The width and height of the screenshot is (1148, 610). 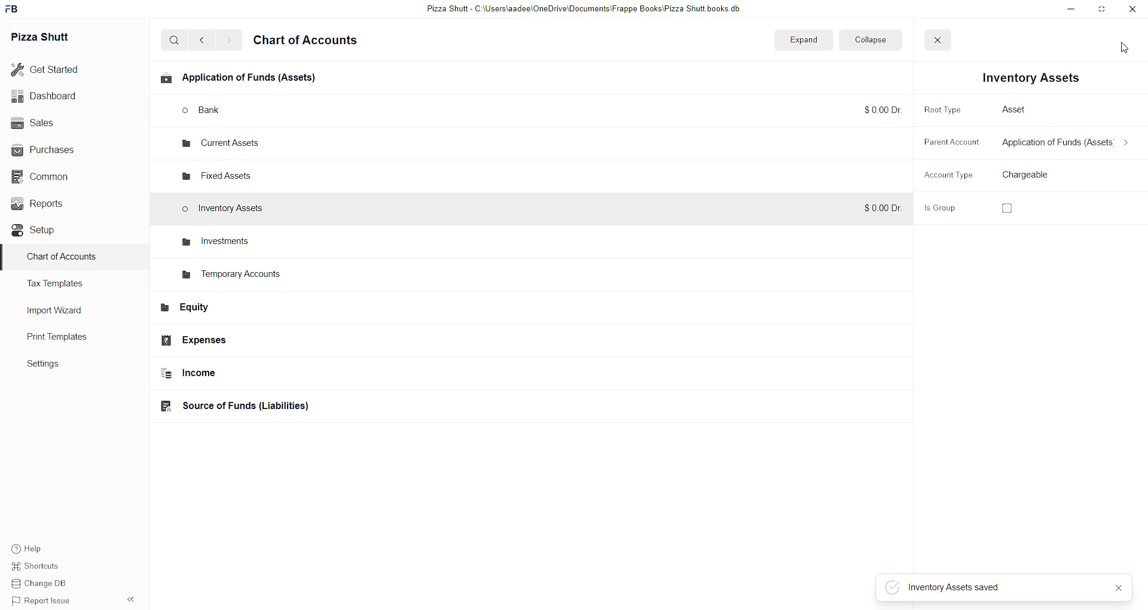 I want to click on Sales , so click(x=51, y=124).